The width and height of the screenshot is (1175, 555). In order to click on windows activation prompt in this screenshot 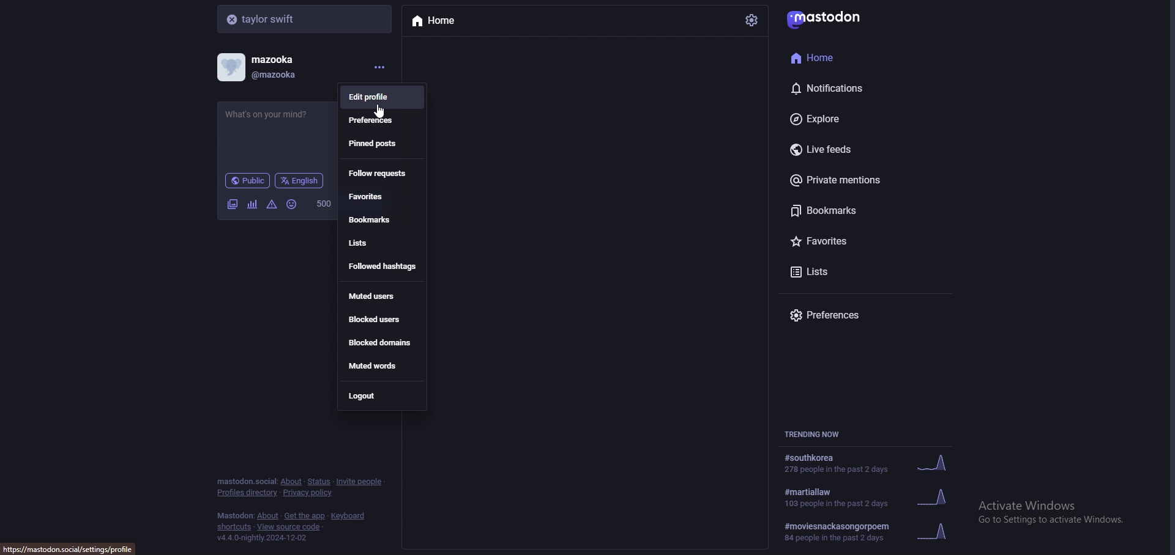, I will do `click(1059, 517)`.